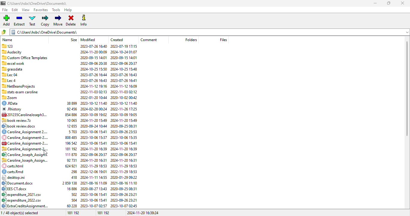  What do you see at coordinates (69, 97) in the screenshot?
I see `208 Zoom 2022-01-20 10:44 2020-10-02 00:42` at bounding box center [69, 97].